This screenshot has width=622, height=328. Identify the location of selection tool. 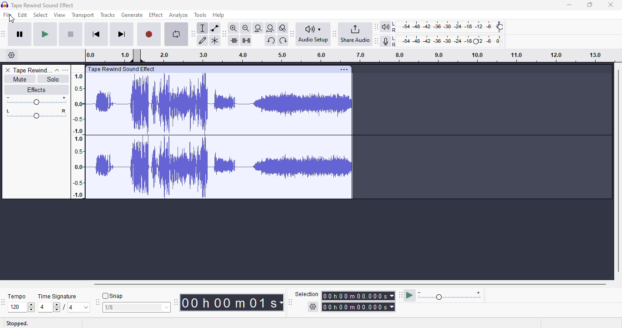
(202, 28).